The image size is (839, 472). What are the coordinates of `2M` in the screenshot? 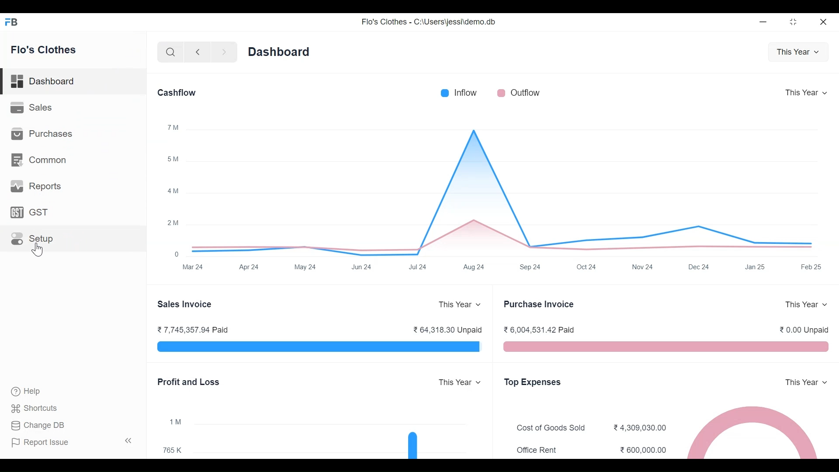 It's located at (173, 222).